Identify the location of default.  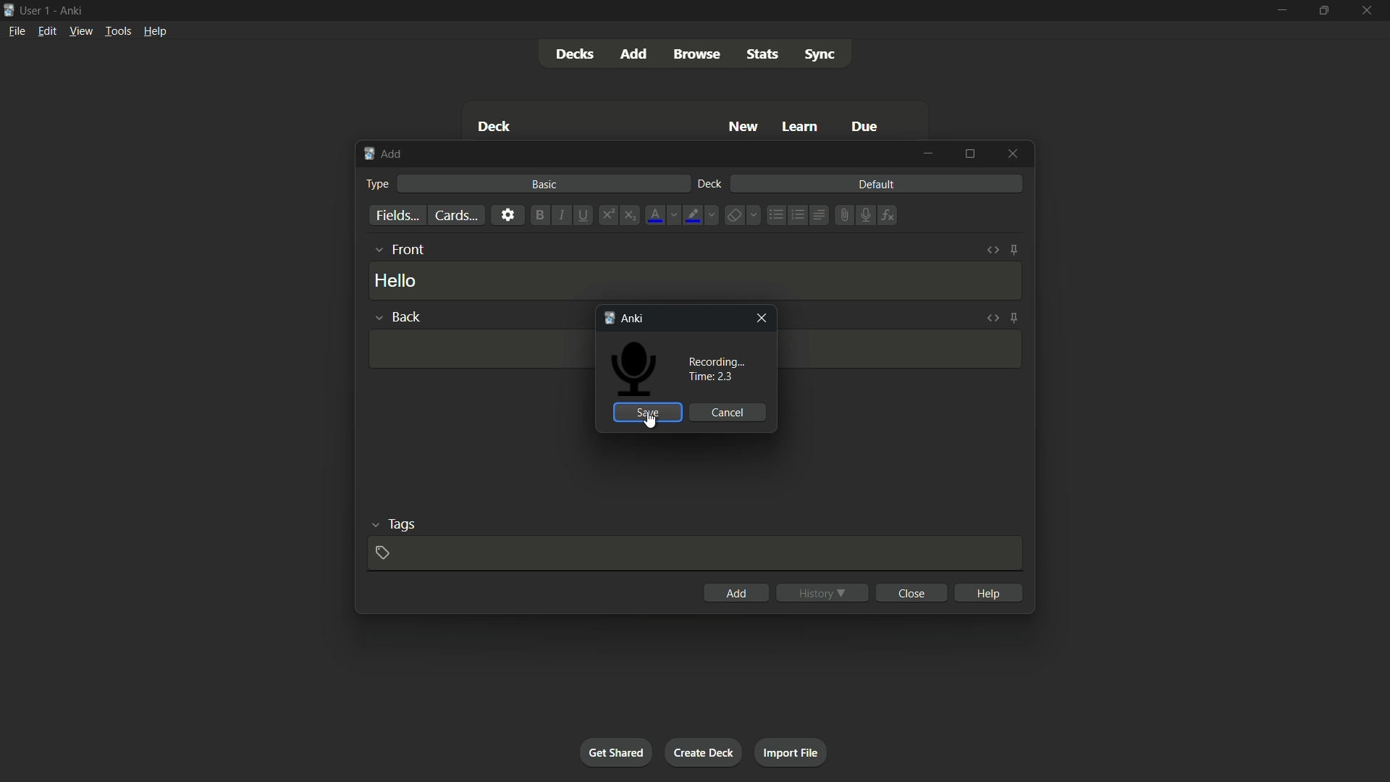
(877, 183).